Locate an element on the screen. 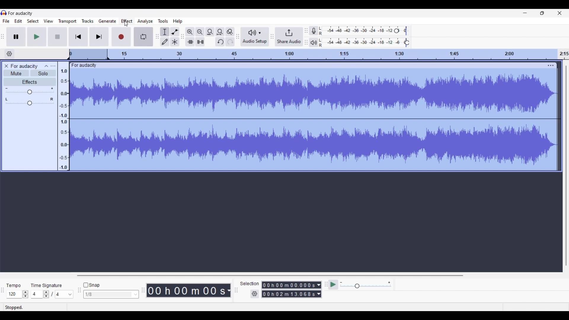  Pan left is located at coordinates (7, 99).